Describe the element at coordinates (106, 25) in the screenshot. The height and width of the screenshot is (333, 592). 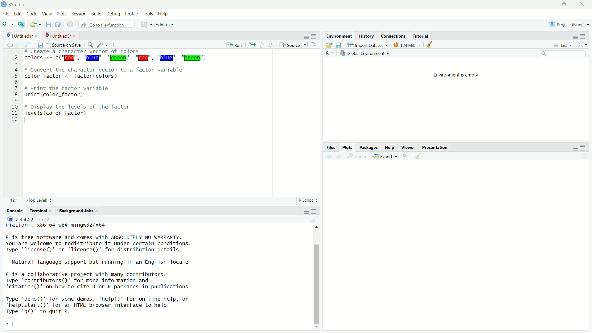
I see `go to file/function` at that location.